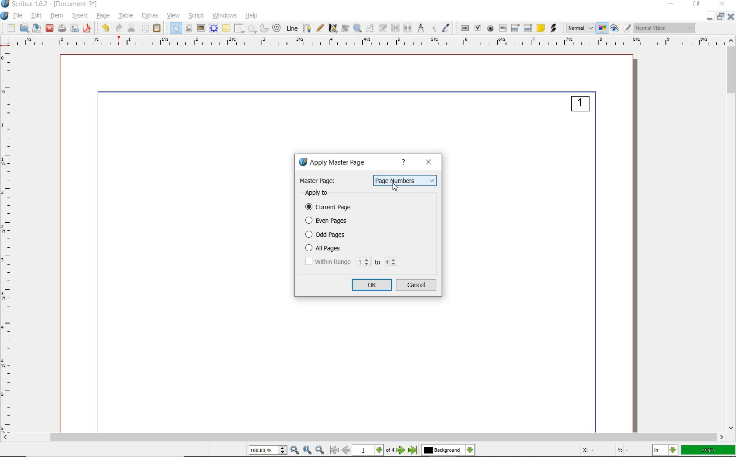 This screenshot has height=457, width=736. I want to click on pdf check box, so click(478, 28).